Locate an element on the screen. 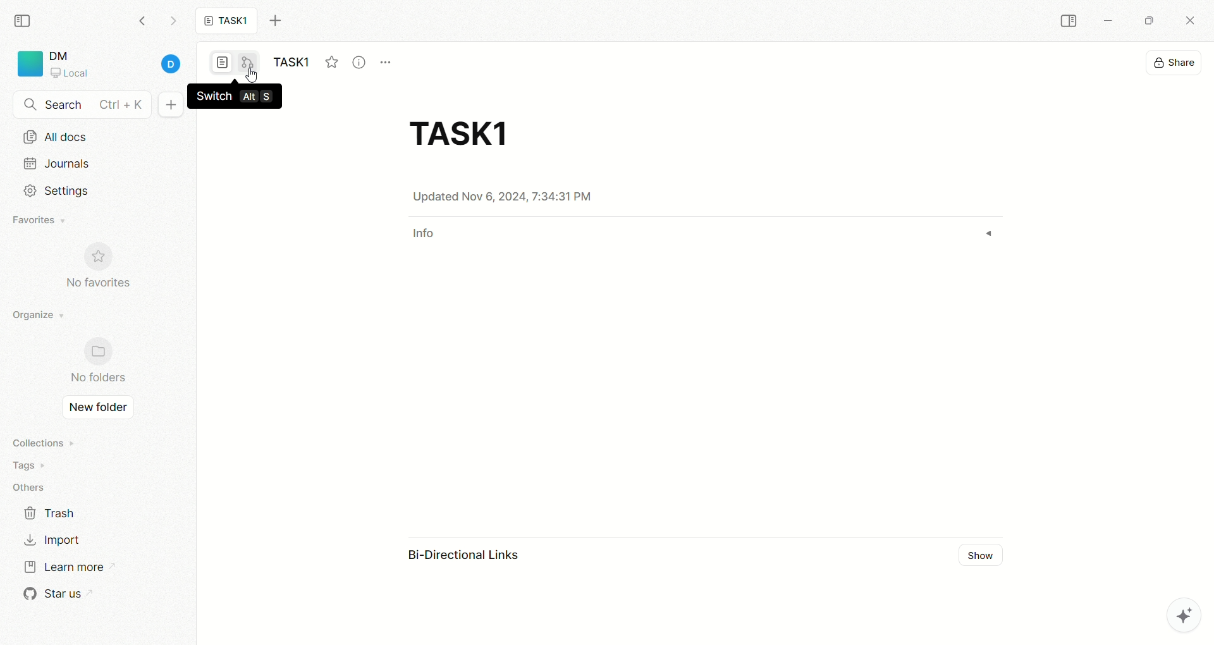 The image size is (1214, 645). favorites is located at coordinates (41, 221).